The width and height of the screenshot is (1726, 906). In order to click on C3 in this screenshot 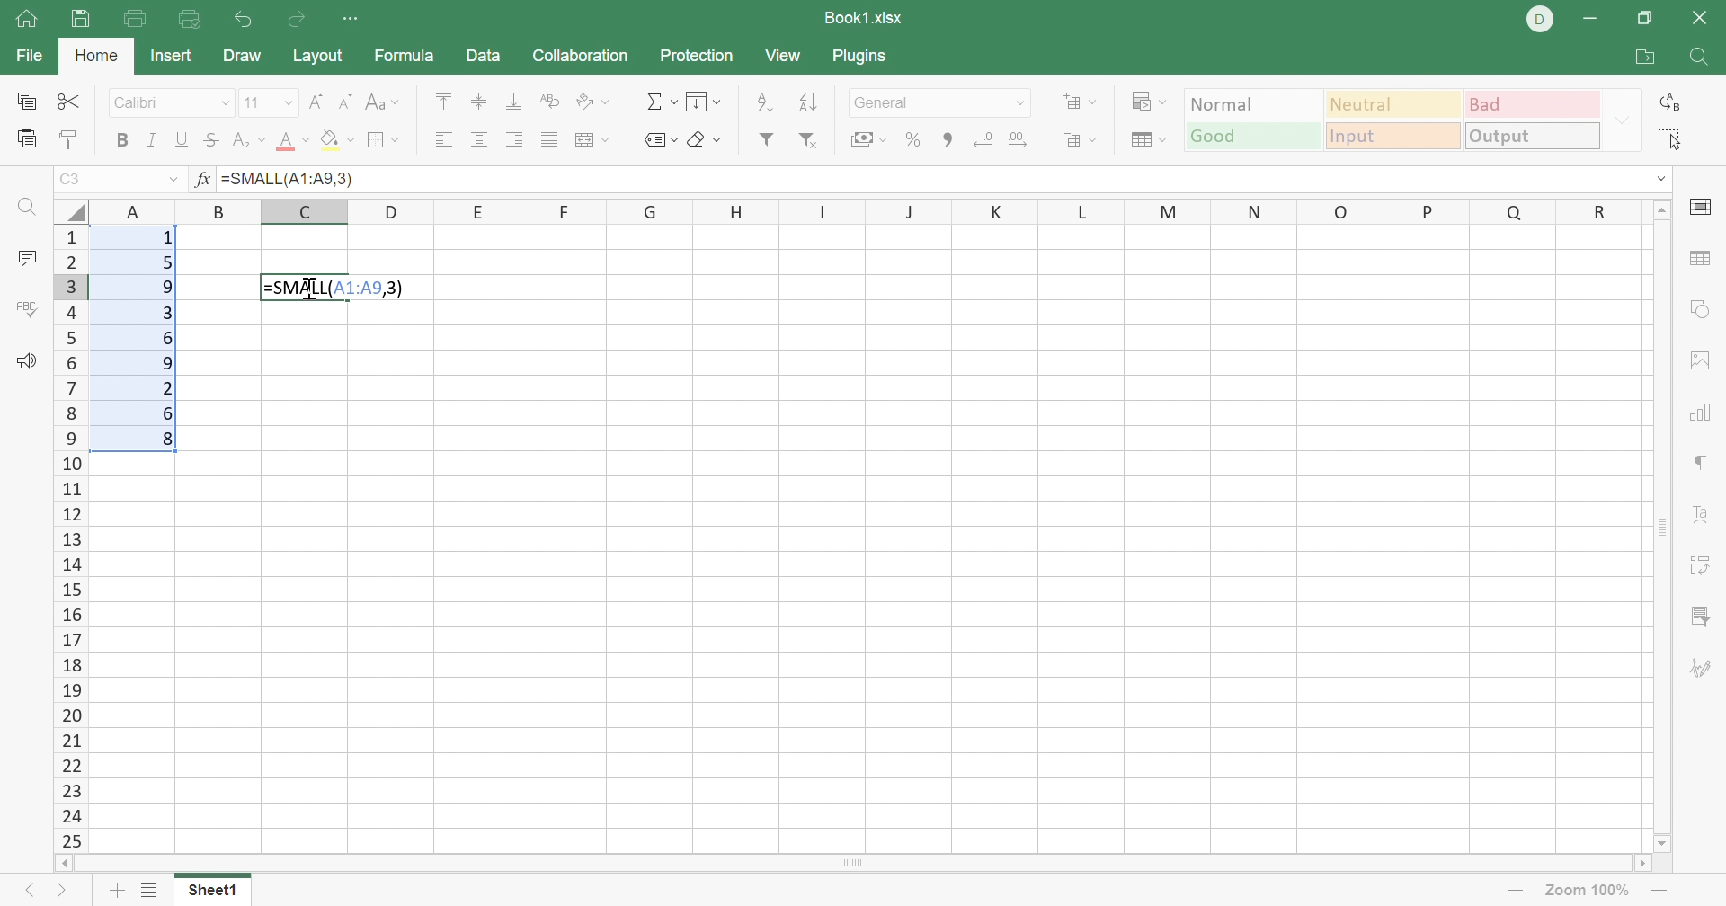, I will do `click(74, 180)`.